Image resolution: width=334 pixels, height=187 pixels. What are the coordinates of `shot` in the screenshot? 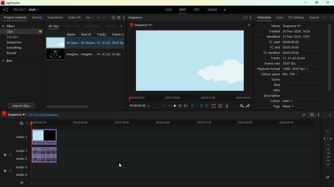 It's located at (278, 85).